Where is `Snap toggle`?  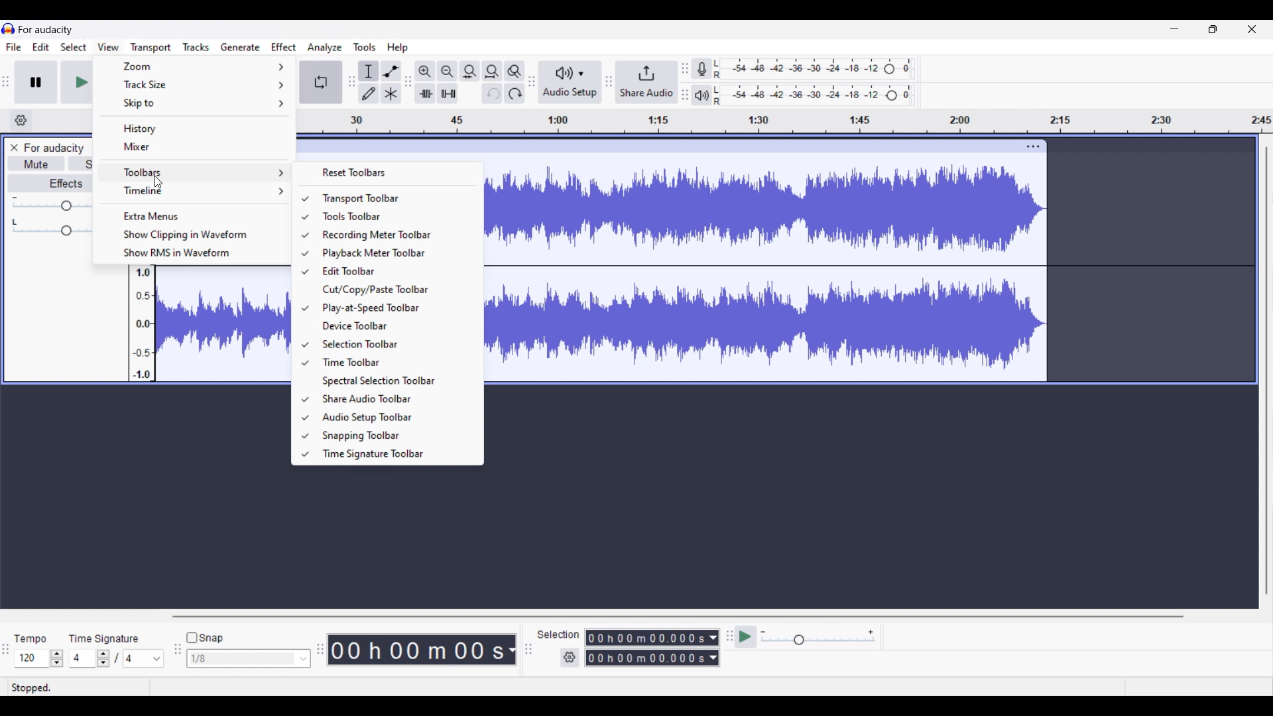
Snap toggle is located at coordinates (206, 638).